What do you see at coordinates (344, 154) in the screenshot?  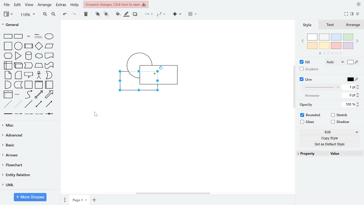 I see `value` at bounding box center [344, 154].